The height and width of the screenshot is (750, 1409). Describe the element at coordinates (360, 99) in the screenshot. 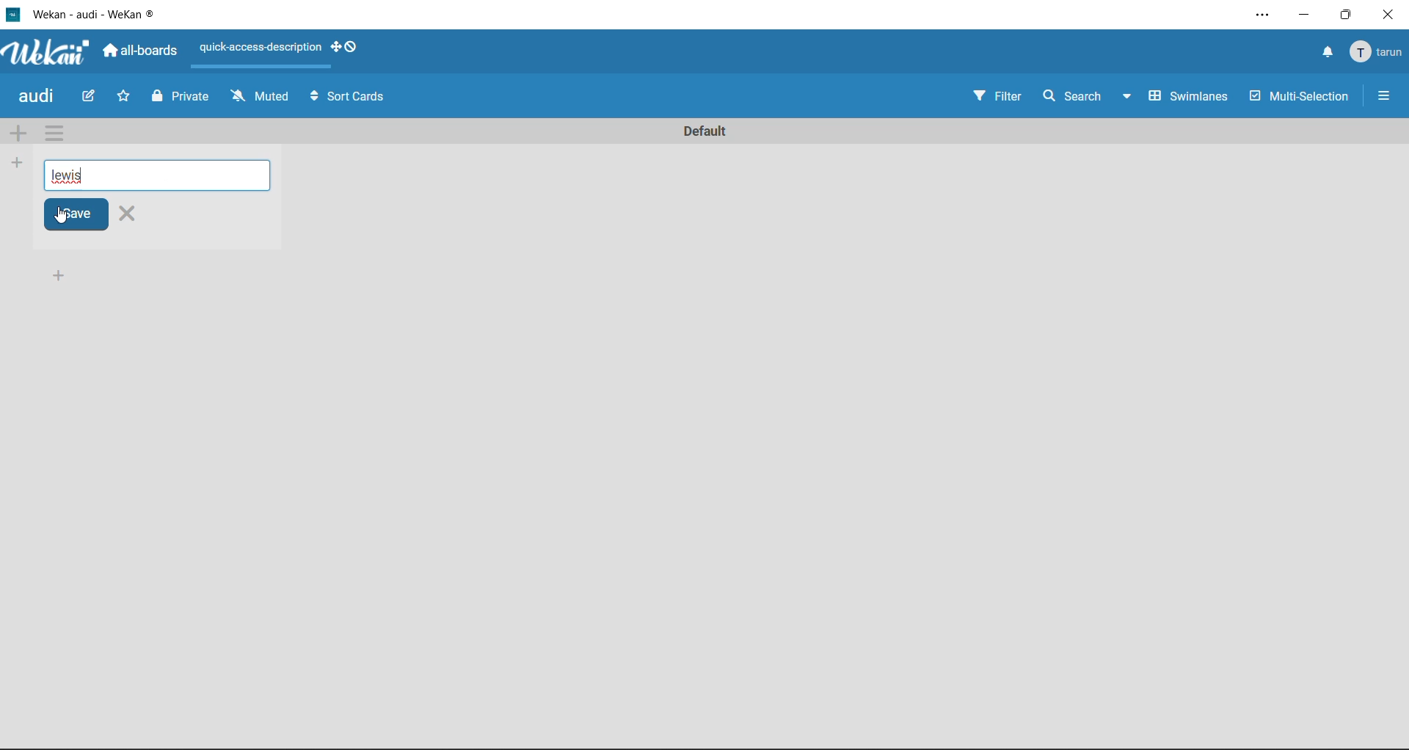

I see `sort cards` at that location.